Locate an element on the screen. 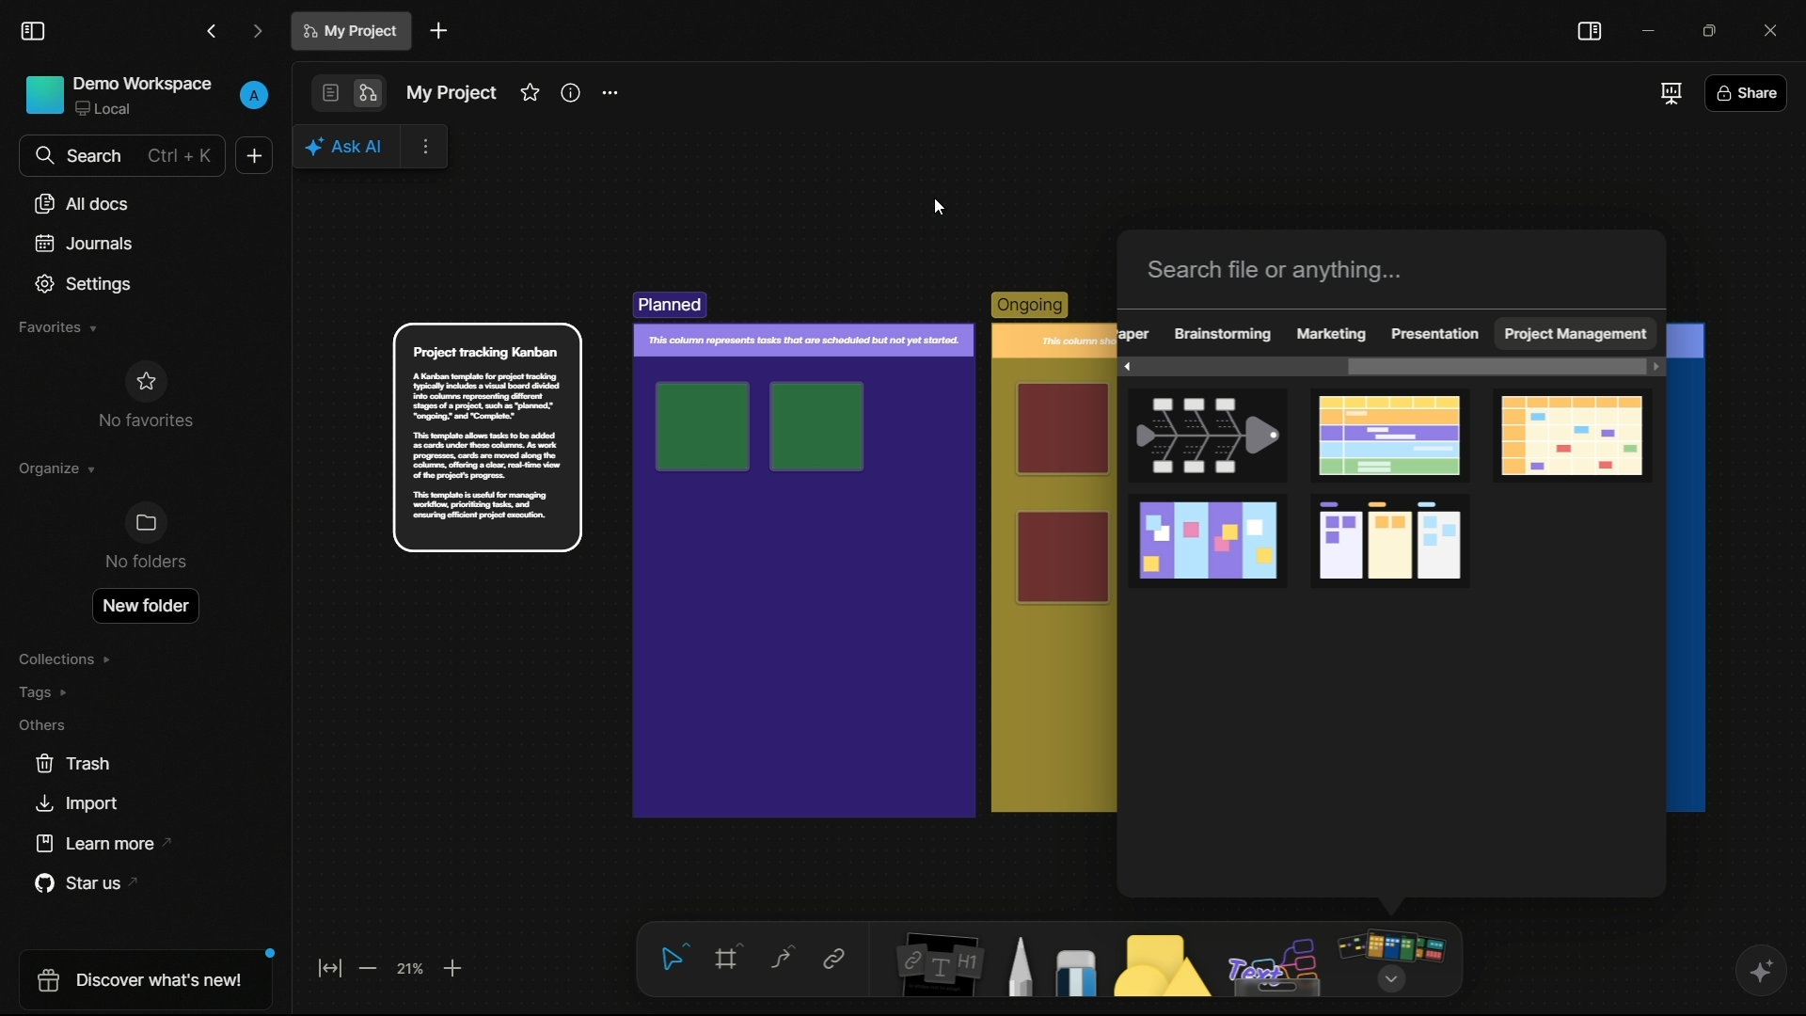 This screenshot has height=1016, width=1806. star us is located at coordinates (92, 884).